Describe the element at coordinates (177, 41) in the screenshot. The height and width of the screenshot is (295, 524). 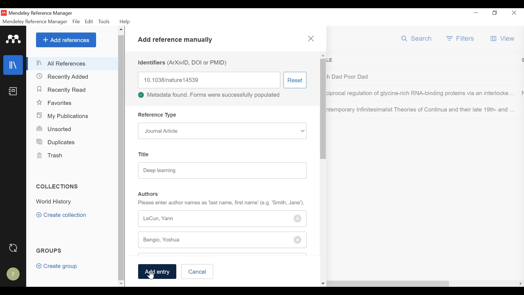
I see `Add references manually` at that location.